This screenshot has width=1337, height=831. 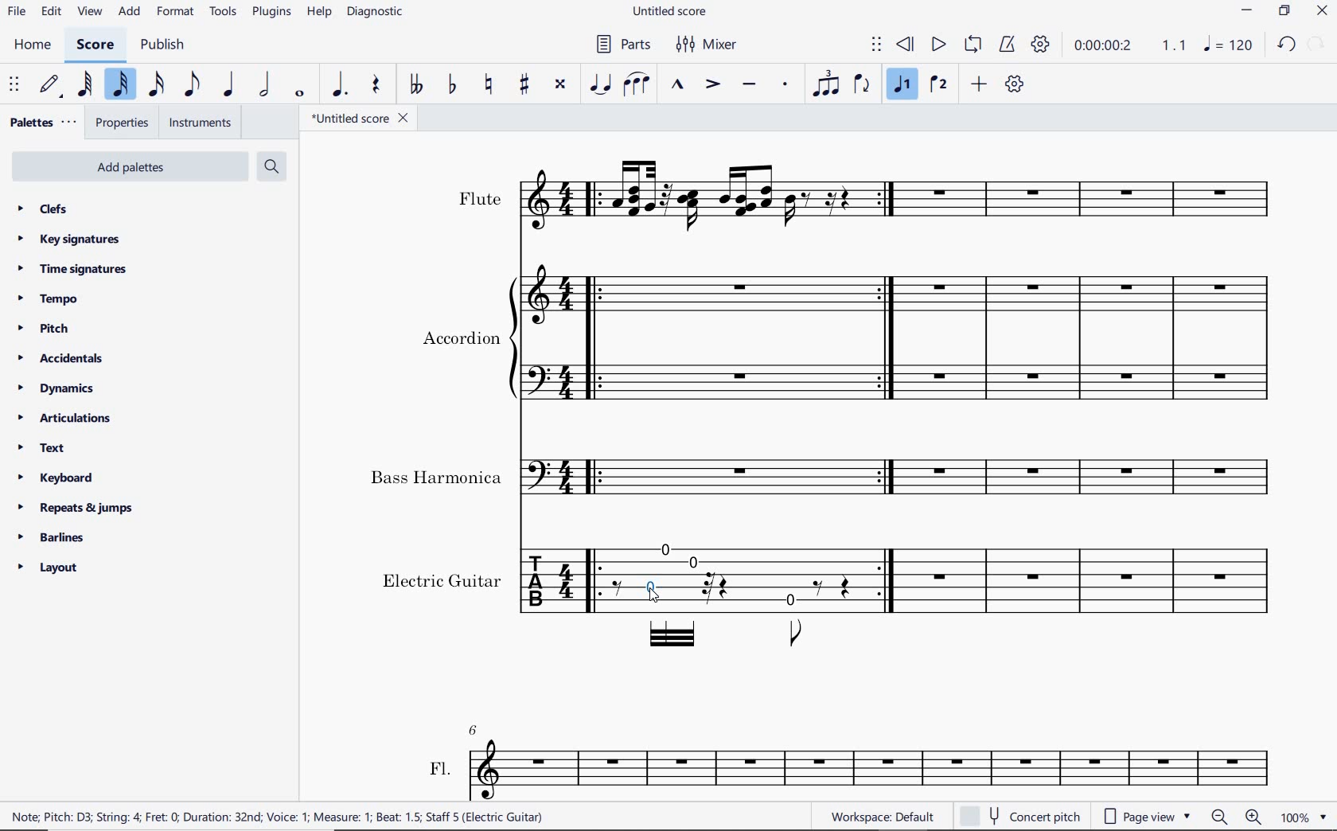 What do you see at coordinates (130, 14) in the screenshot?
I see `add` at bounding box center [130, 14].